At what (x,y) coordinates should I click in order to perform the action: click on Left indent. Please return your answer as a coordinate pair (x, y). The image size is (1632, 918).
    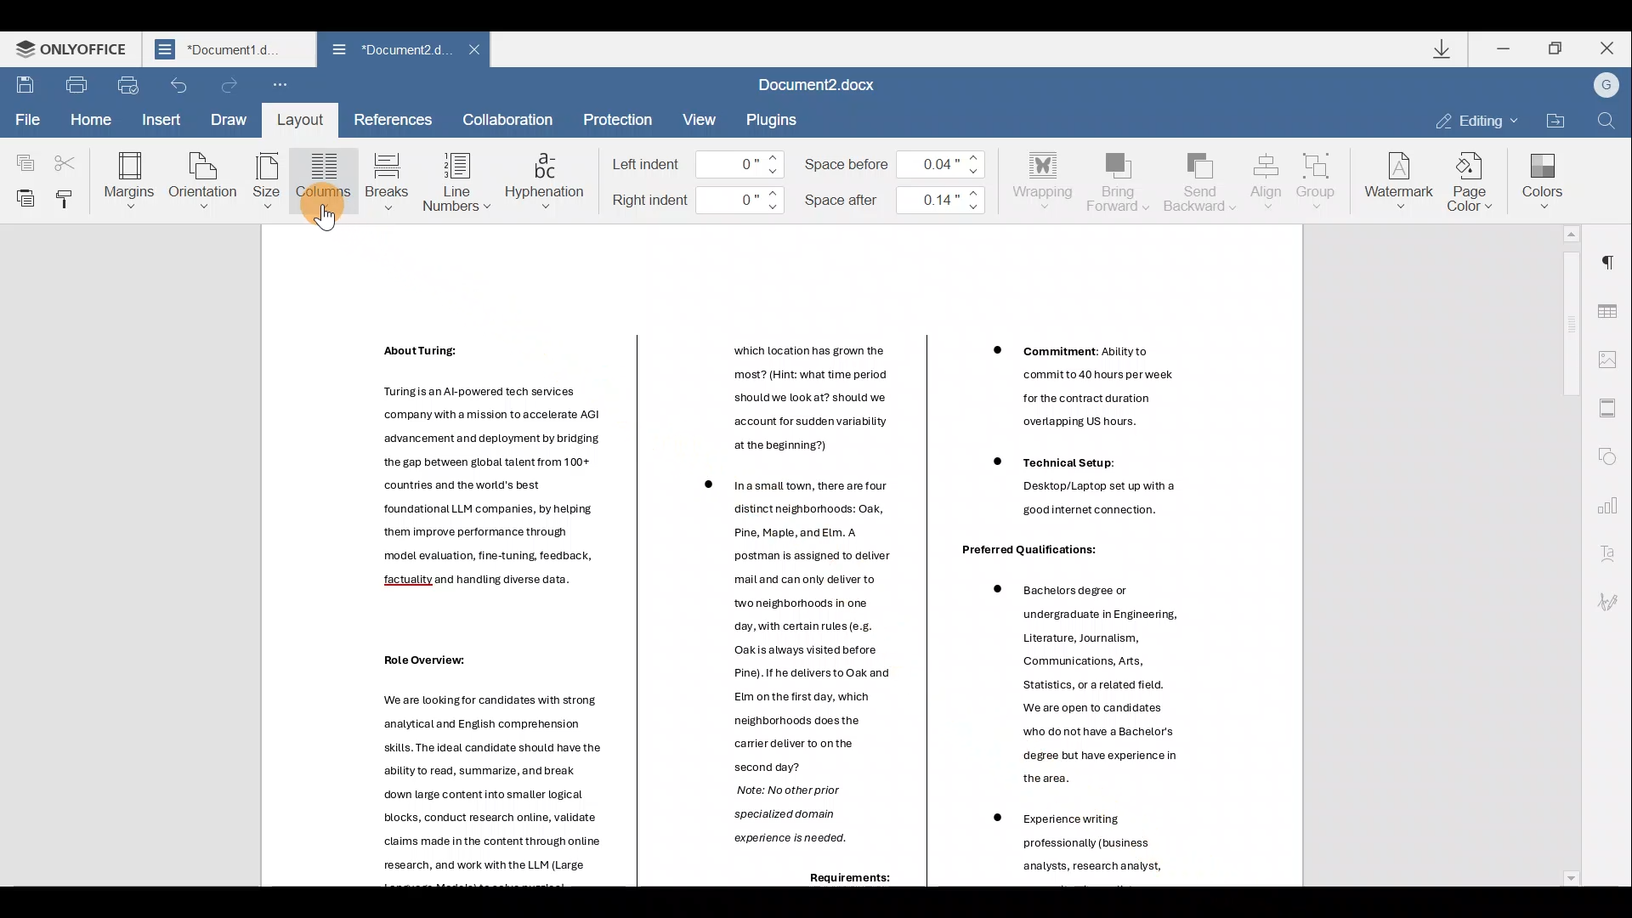
    Looking at the image, I should click on (698, 165).